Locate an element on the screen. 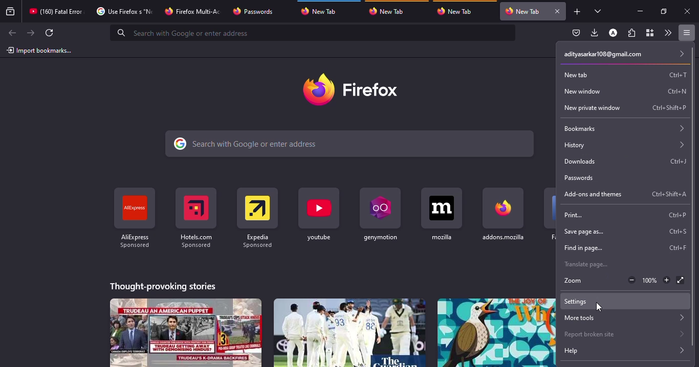 Image resolution: width=699 pixels, height=367 pixels. stories is located at coordinates (348, 332).